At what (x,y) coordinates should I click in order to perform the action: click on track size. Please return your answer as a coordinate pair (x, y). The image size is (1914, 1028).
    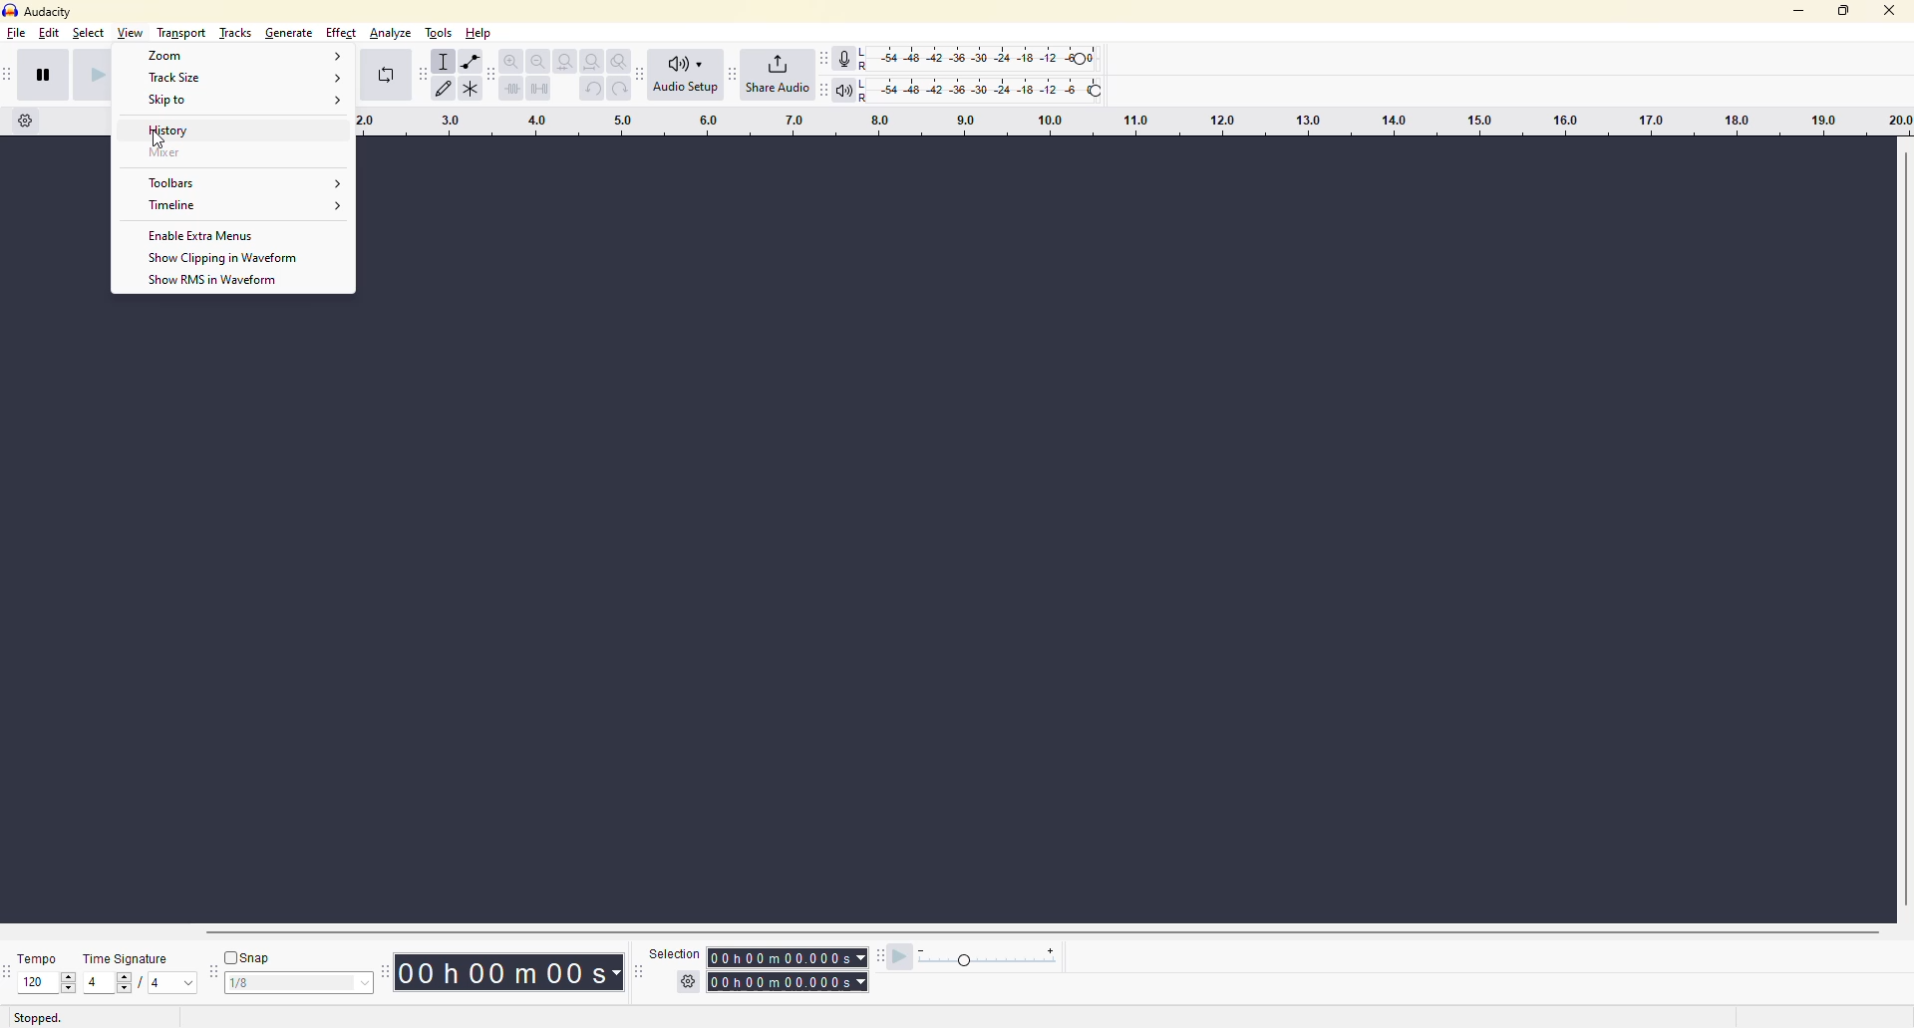
    Looking at the image, I should click on (245, 79).